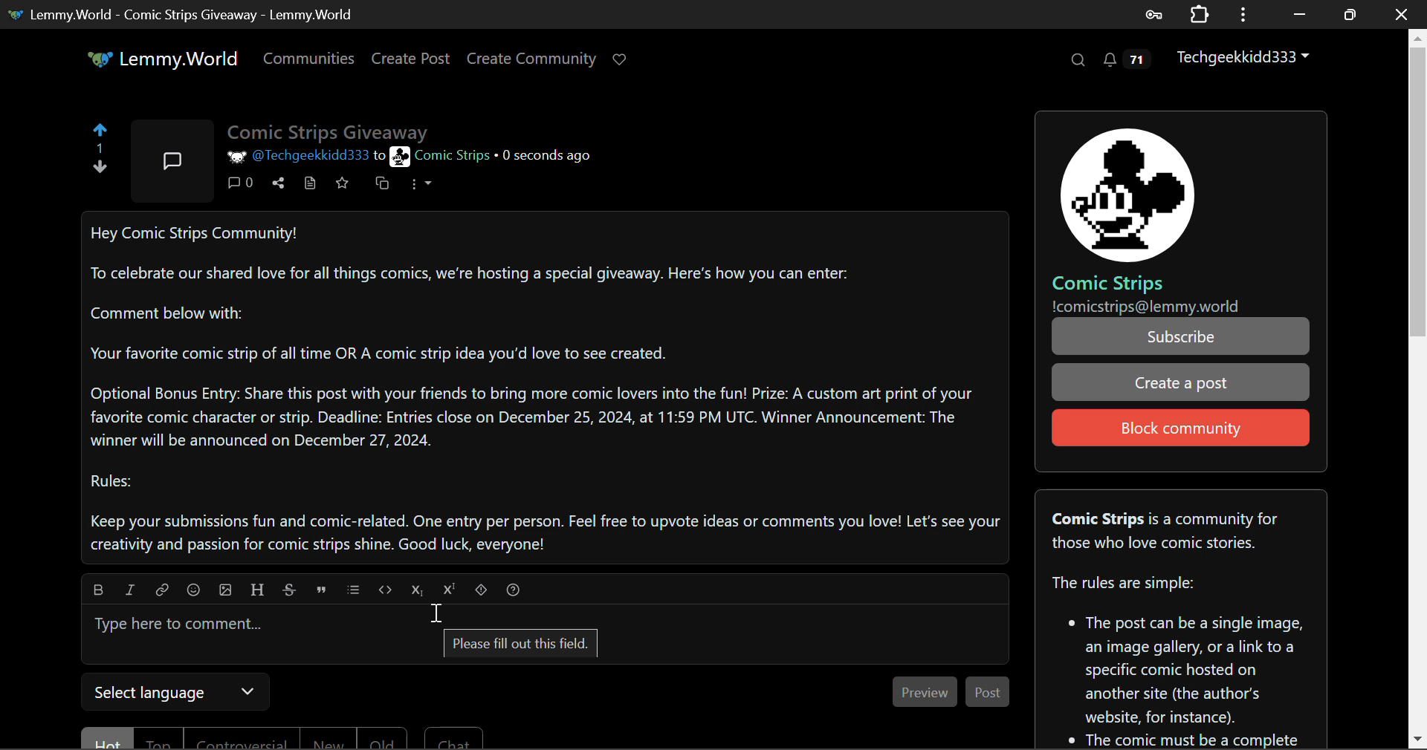  I want to click on bold, so click(99, 589).